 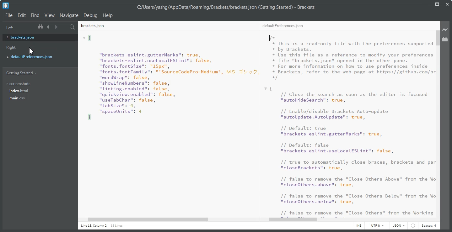 What do you see at coordinates (377, 226) in the screenshot?
I see `UTF-8` at bounding box center [377, 226].